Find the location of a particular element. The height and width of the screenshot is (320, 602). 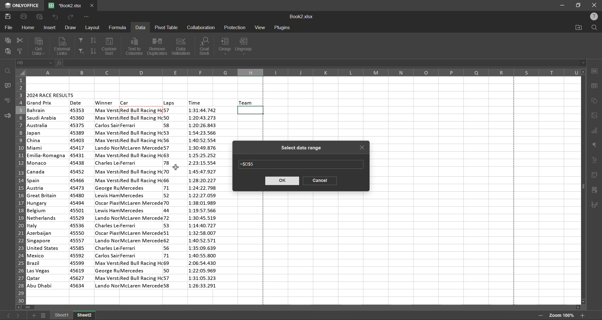

plugins is located at coordinates (282, 28).